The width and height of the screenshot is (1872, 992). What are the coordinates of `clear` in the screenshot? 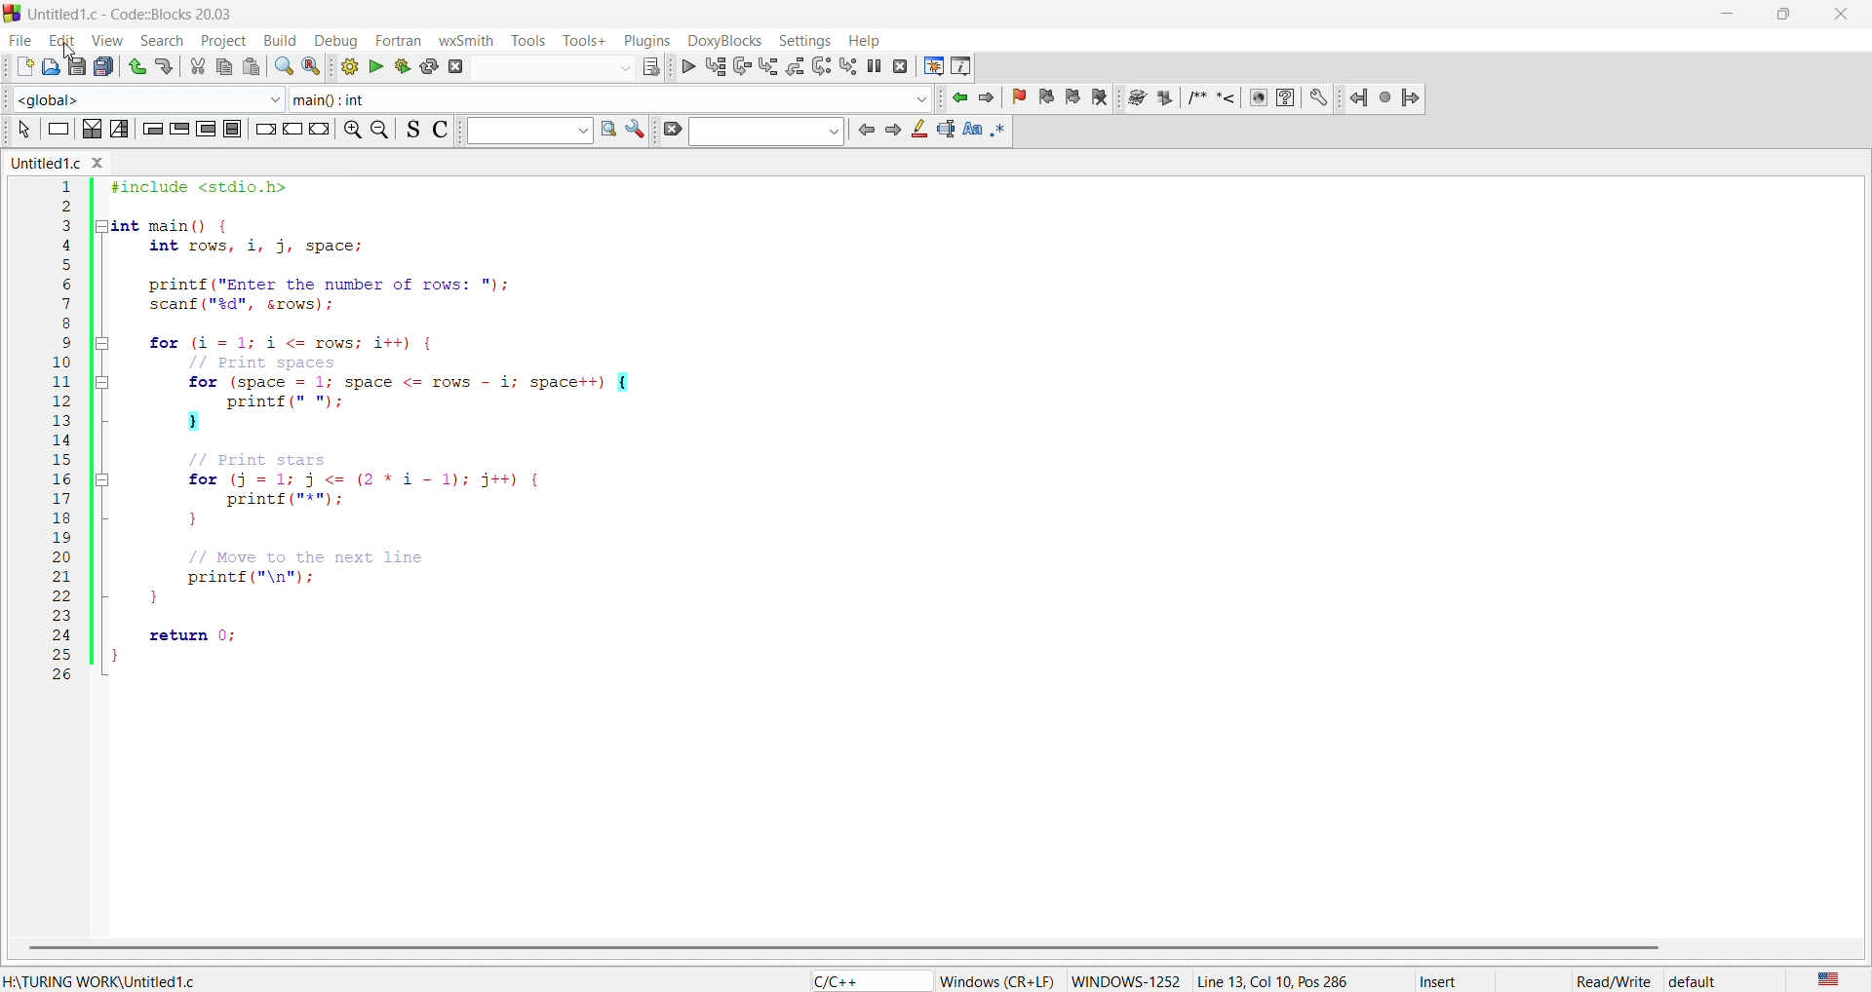 It's located at (669, 130).